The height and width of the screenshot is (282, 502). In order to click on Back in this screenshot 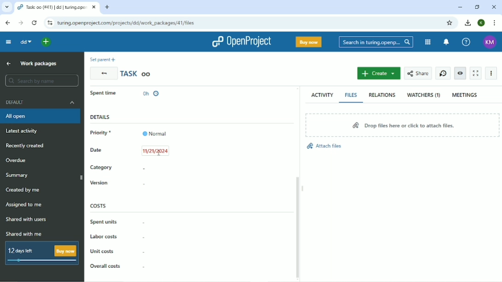, I will do `click(103, 73)`.